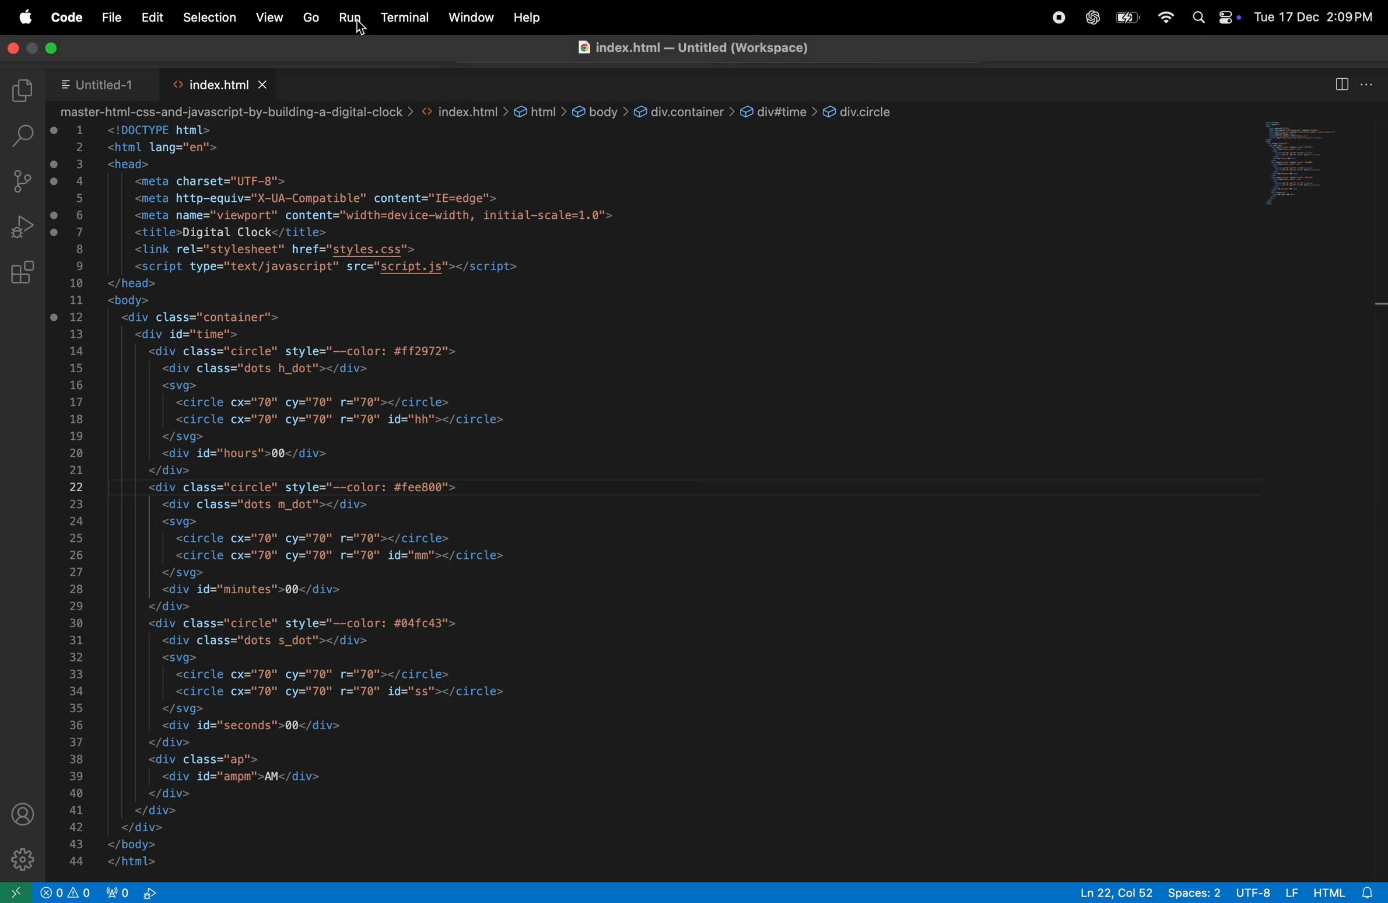 This screenshot has height=903, width=1388. Describe the element at coordinates (20, 854) in the screenshot. I see `settings` at that location.